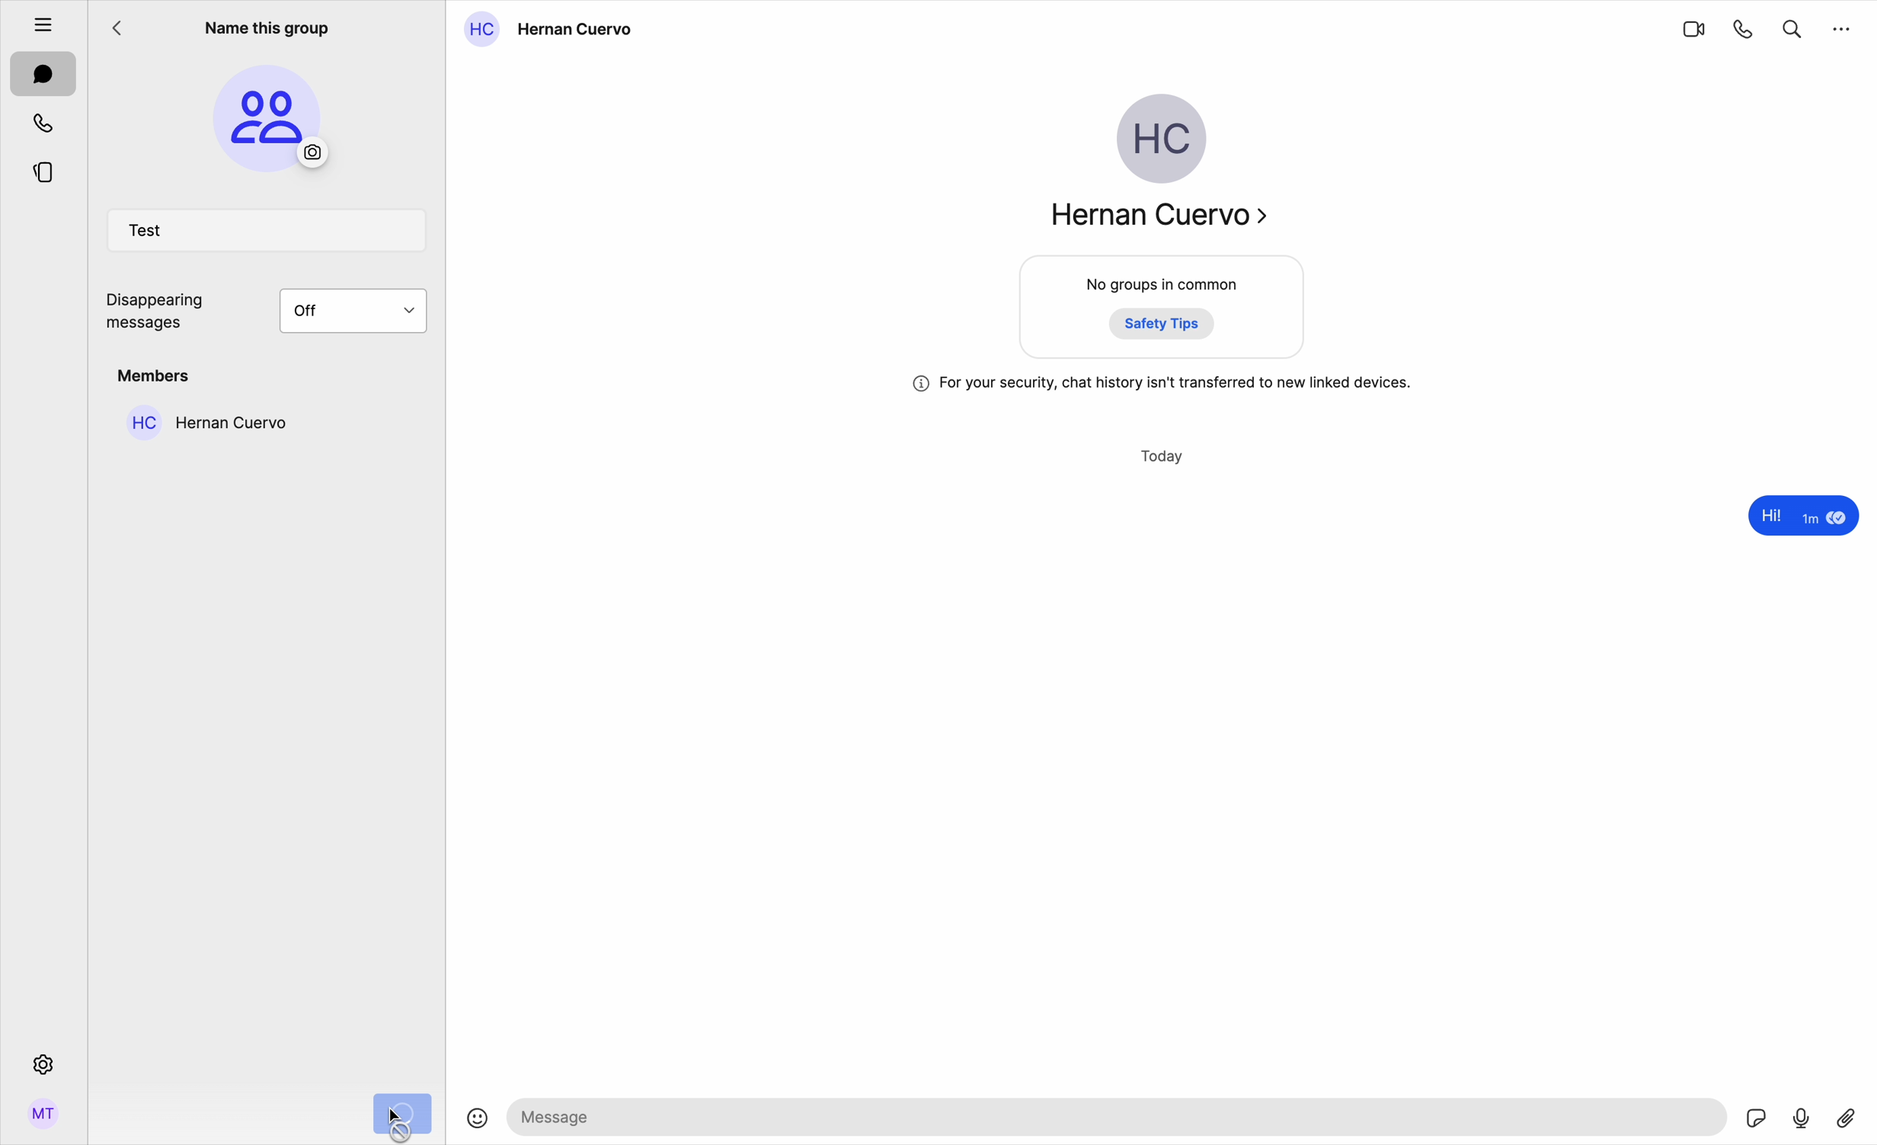 The image size is (1877, 1145). What do you see at coordinates (1164, 310) in the screenshot?
I see `no groups in common` at bounding box center [1164, 310].